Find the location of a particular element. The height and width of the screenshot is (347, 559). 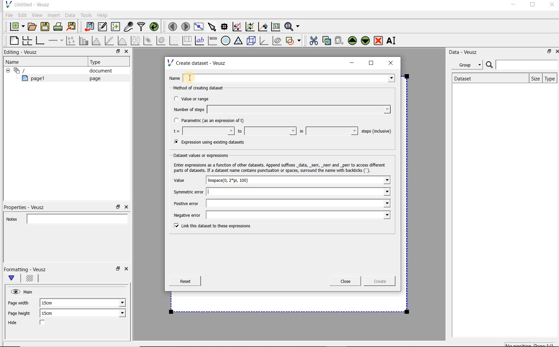

Insert is located at coordinates (55, 15).